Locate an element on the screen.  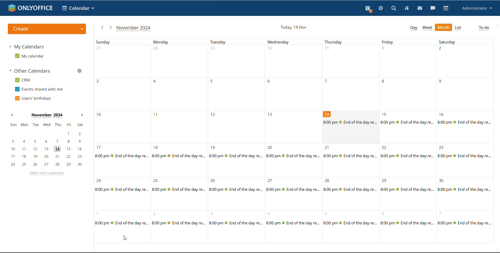
Month on display is located at coordinates (47, 116).